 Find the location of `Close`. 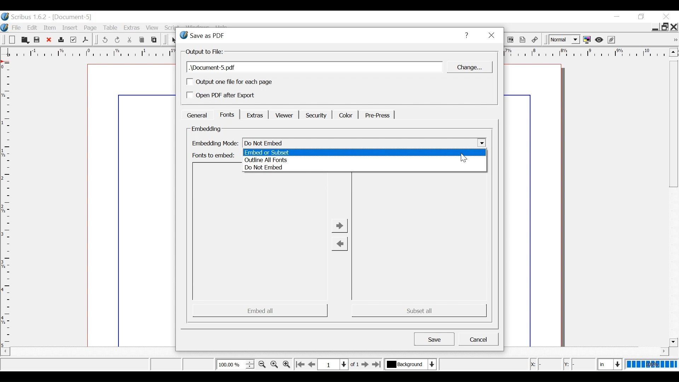

Close is located at coordinates (674, 27).